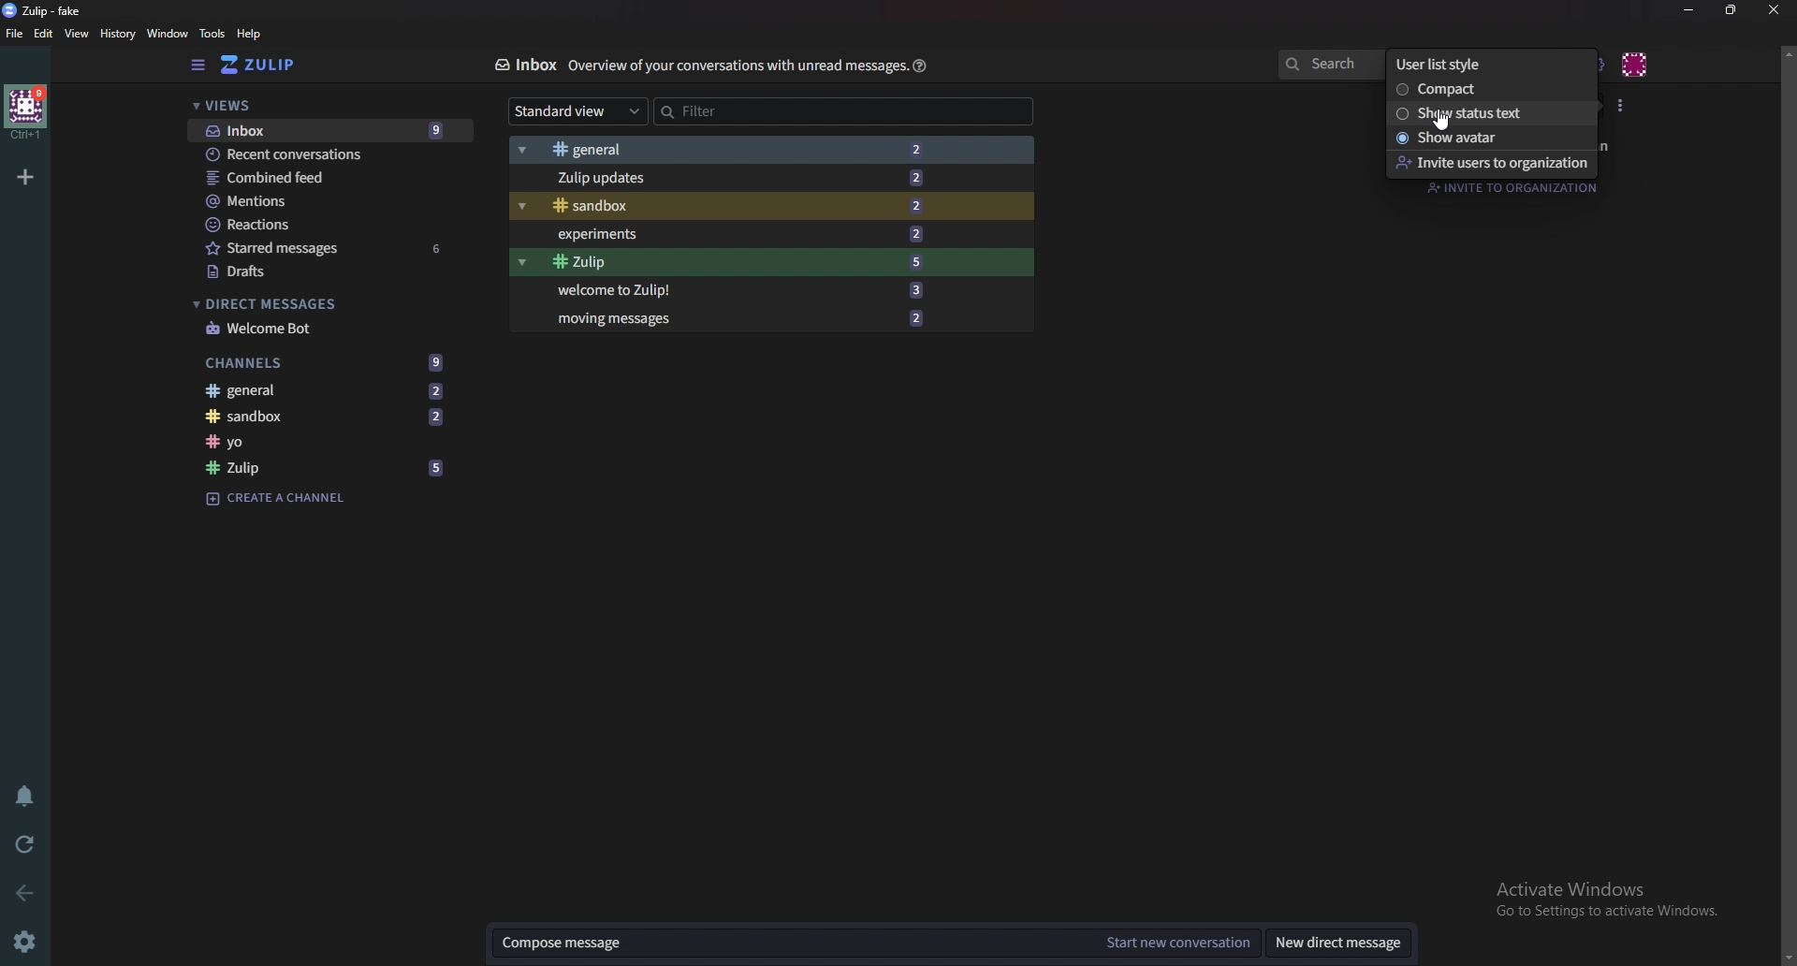 The width and height of the screenshot is (1797, 966). Describe the element at coordinates (271, 66) in the screenshot. I see `Zulip` at that location.